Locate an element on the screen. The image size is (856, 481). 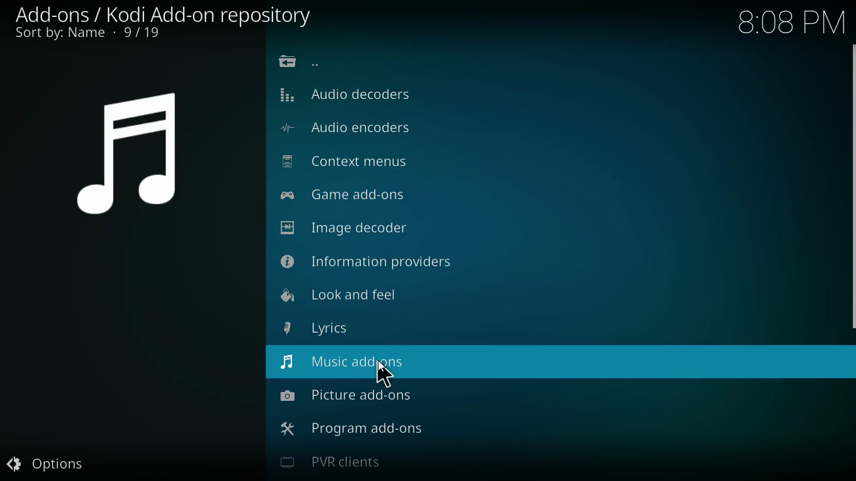
Image Decoder is located at coordinates (350, 227).